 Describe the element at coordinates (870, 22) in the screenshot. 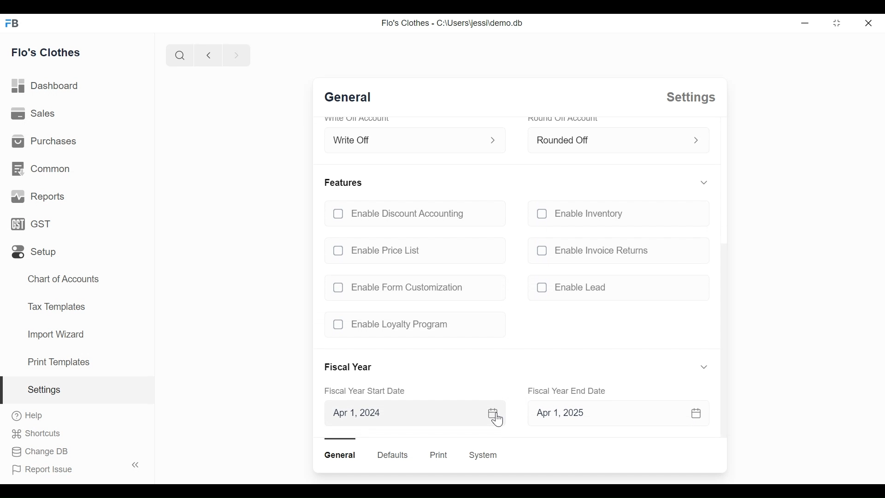

I see `Close` at that location.